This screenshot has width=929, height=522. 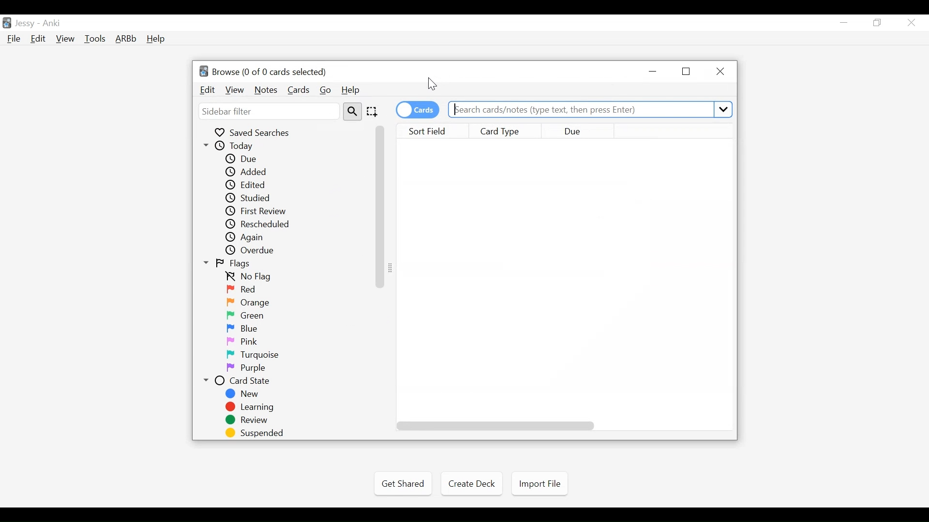 What do you see at coordinates (403, 483) in the screenshot?
I see `Get Shared` at bounding box center [403, 483].